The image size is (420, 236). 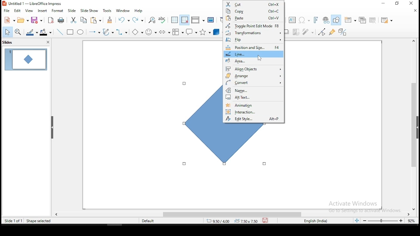 What do you see at coordinates (254, 18) in the screenshot?
I see `paste` at bounding box center [254, 18].